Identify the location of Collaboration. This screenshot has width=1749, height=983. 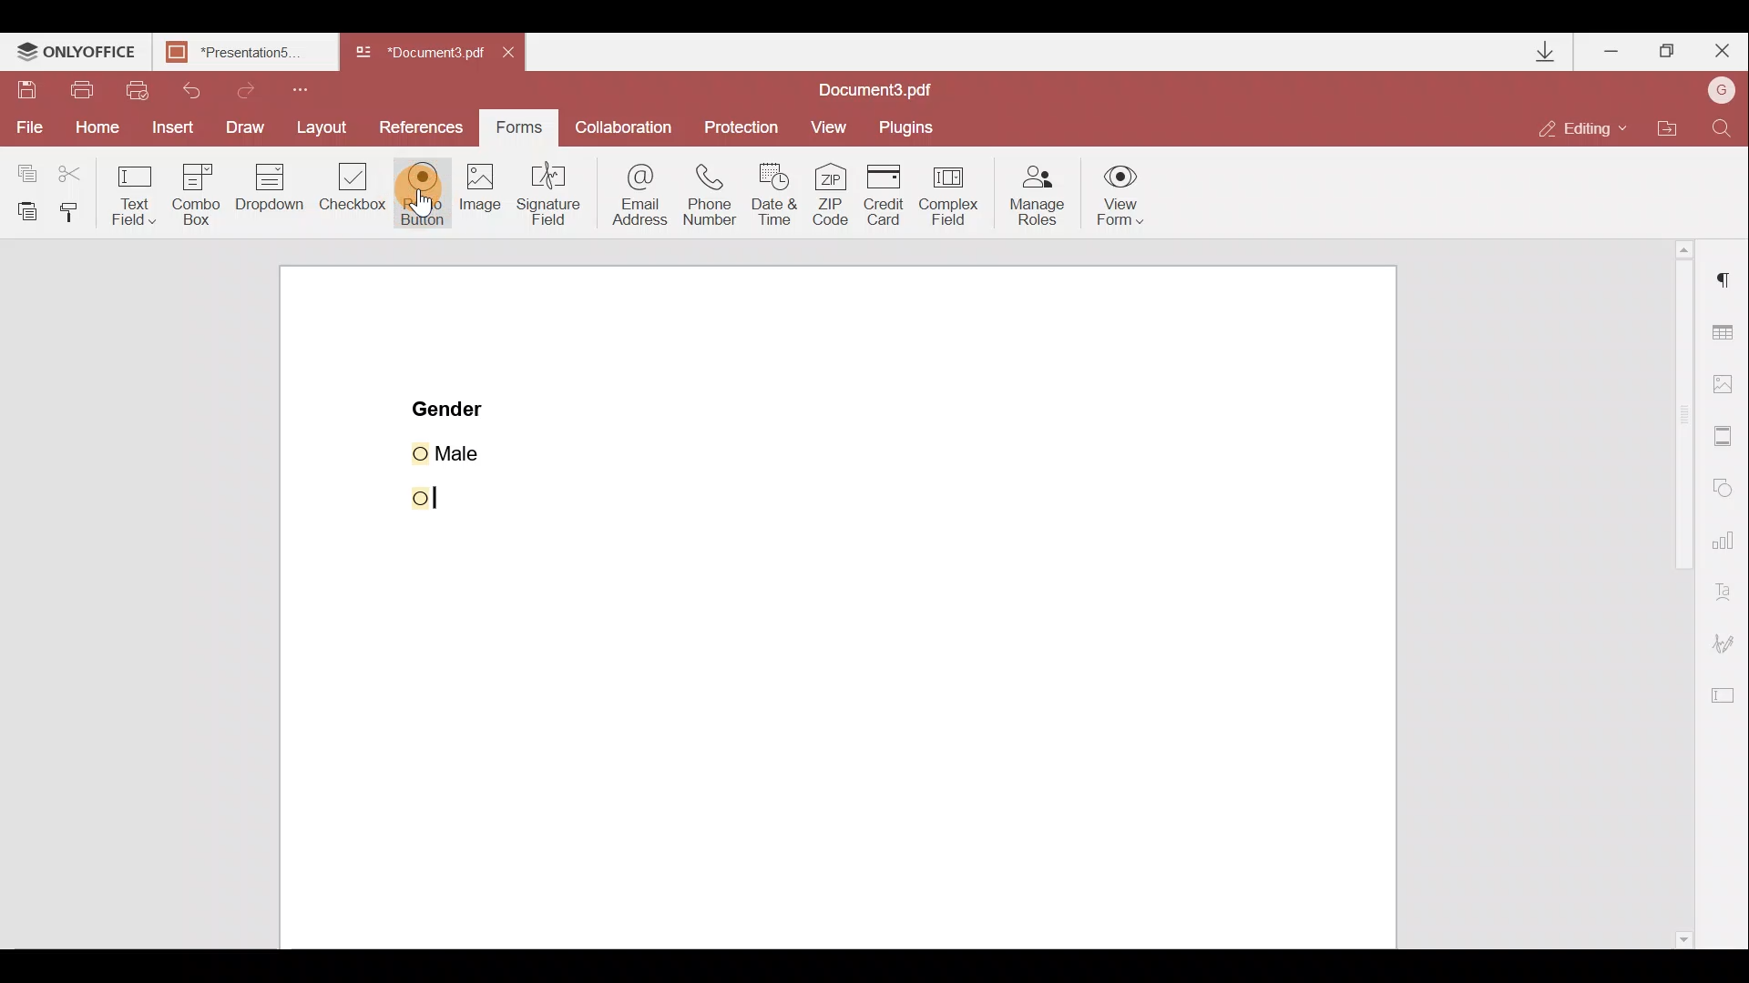
(629, 126).